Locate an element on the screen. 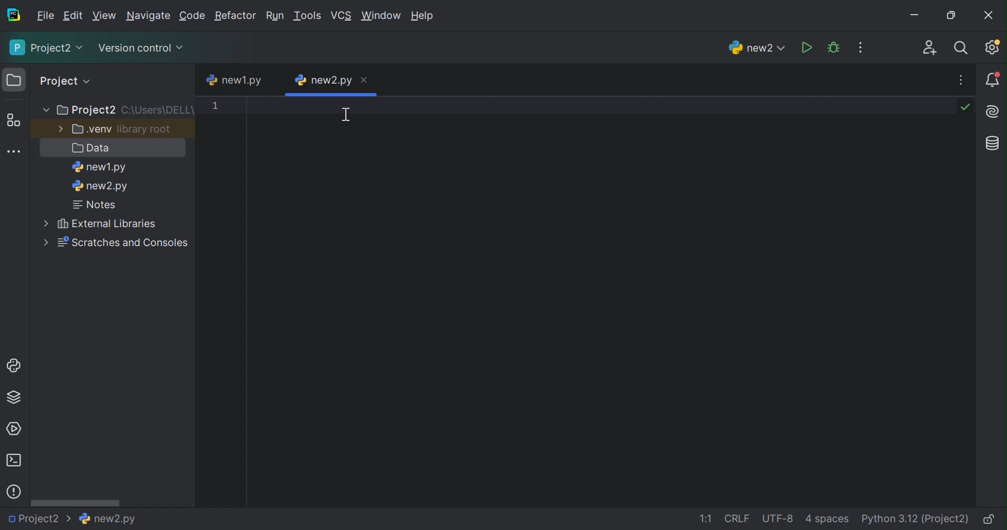 Image resolution: width=1007 pixels, height=530 pixels. Scroll bar is located at coordinates (77, 502).